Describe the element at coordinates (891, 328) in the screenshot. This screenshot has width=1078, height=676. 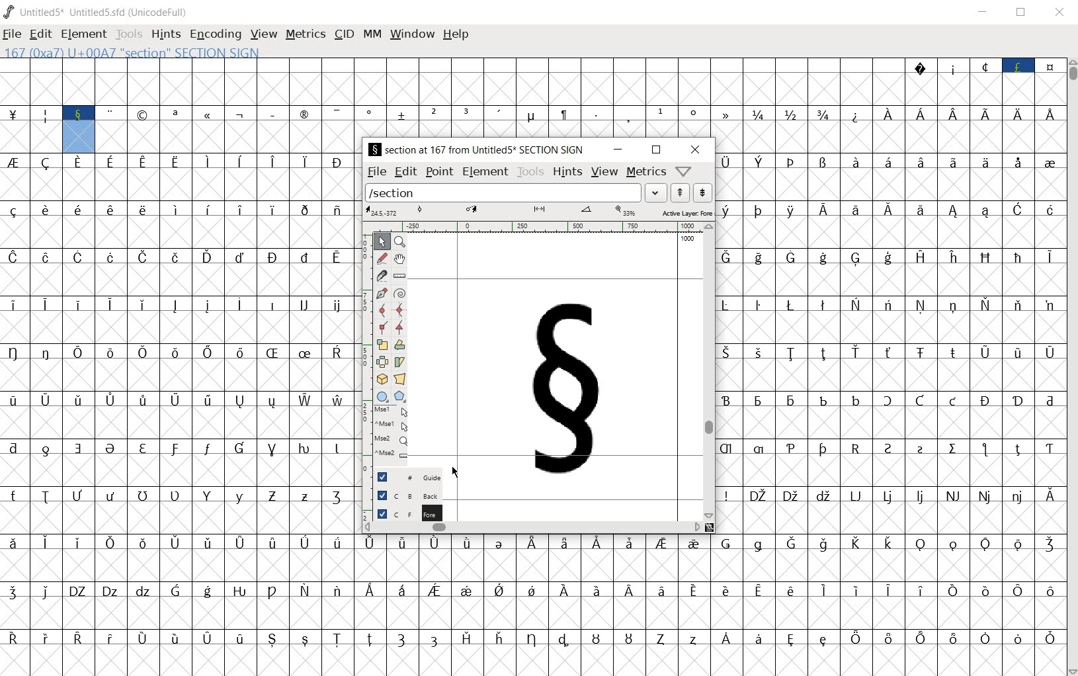
I see `empty cells` at that location.